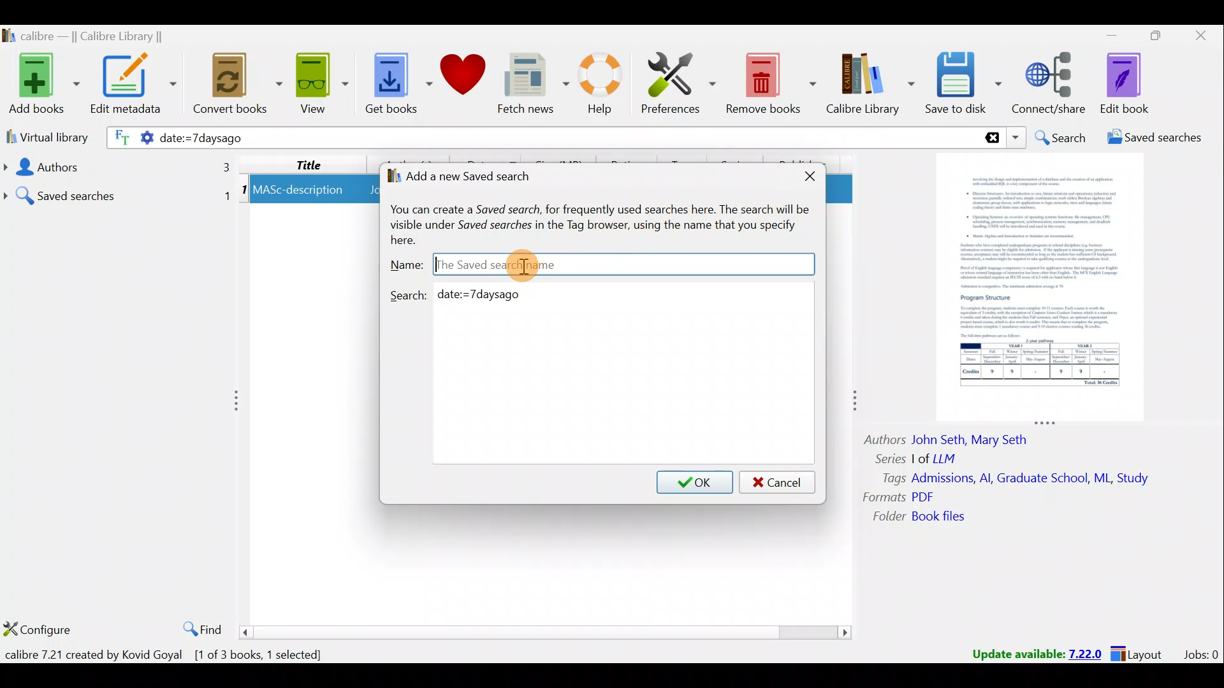 The width and height of the screenshot is (1224, 688). I want to click on Search, so click(411, 294).